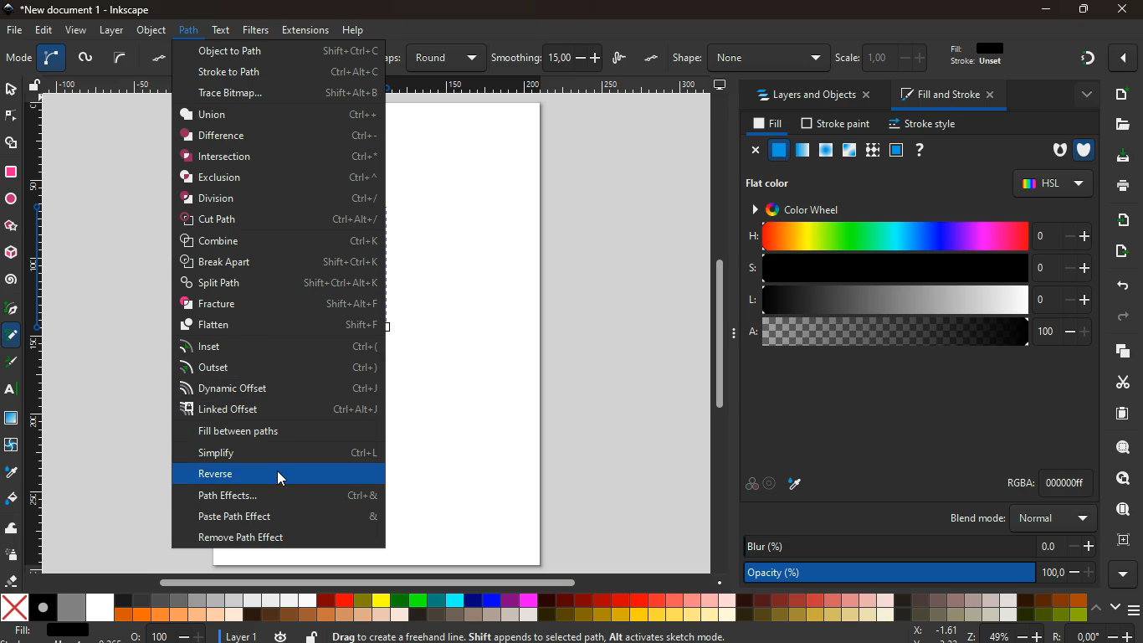 This screenshot has height=643, width=1143. What do you see at coordinates (756, 152) in the screenshot?
I see `close` at bounding box center [756, 152].